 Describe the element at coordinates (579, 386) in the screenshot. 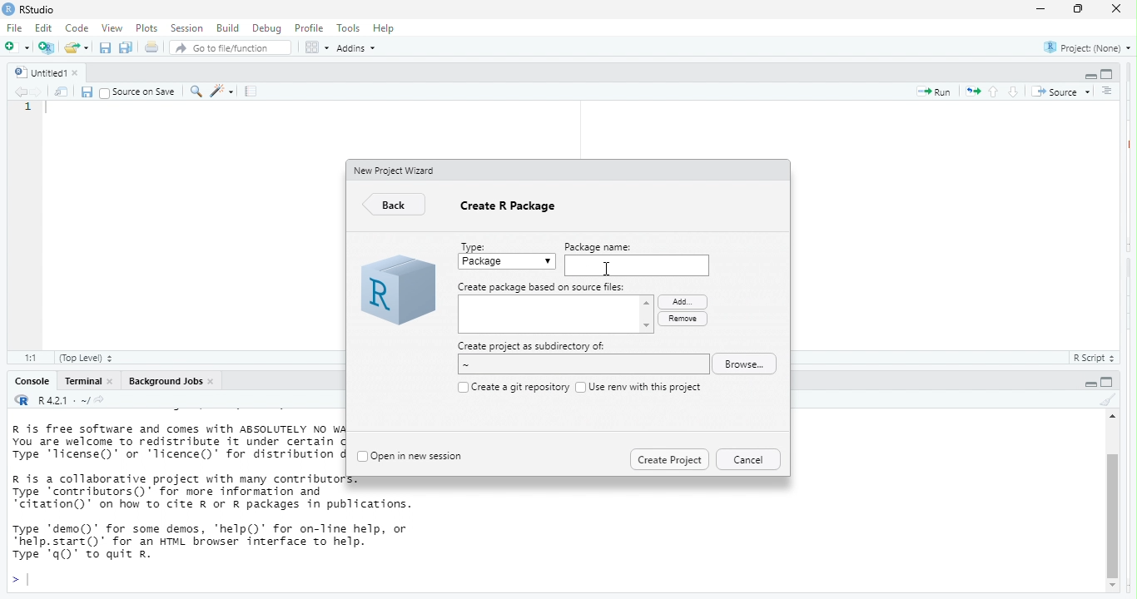

I see `checkbox` at that location.